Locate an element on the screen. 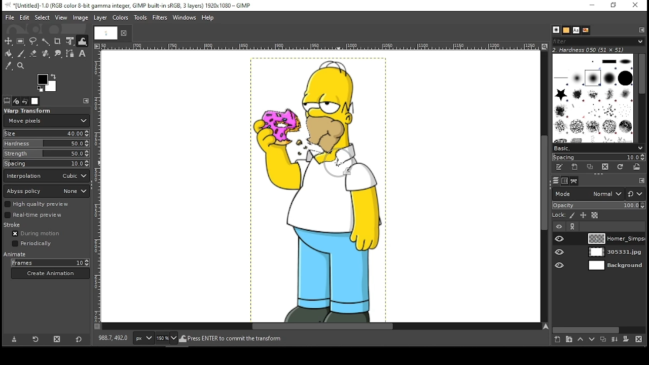 Image resolution: width=649 pixels, height=365 pixels. high quality preview is located at coordinates (47, 204).